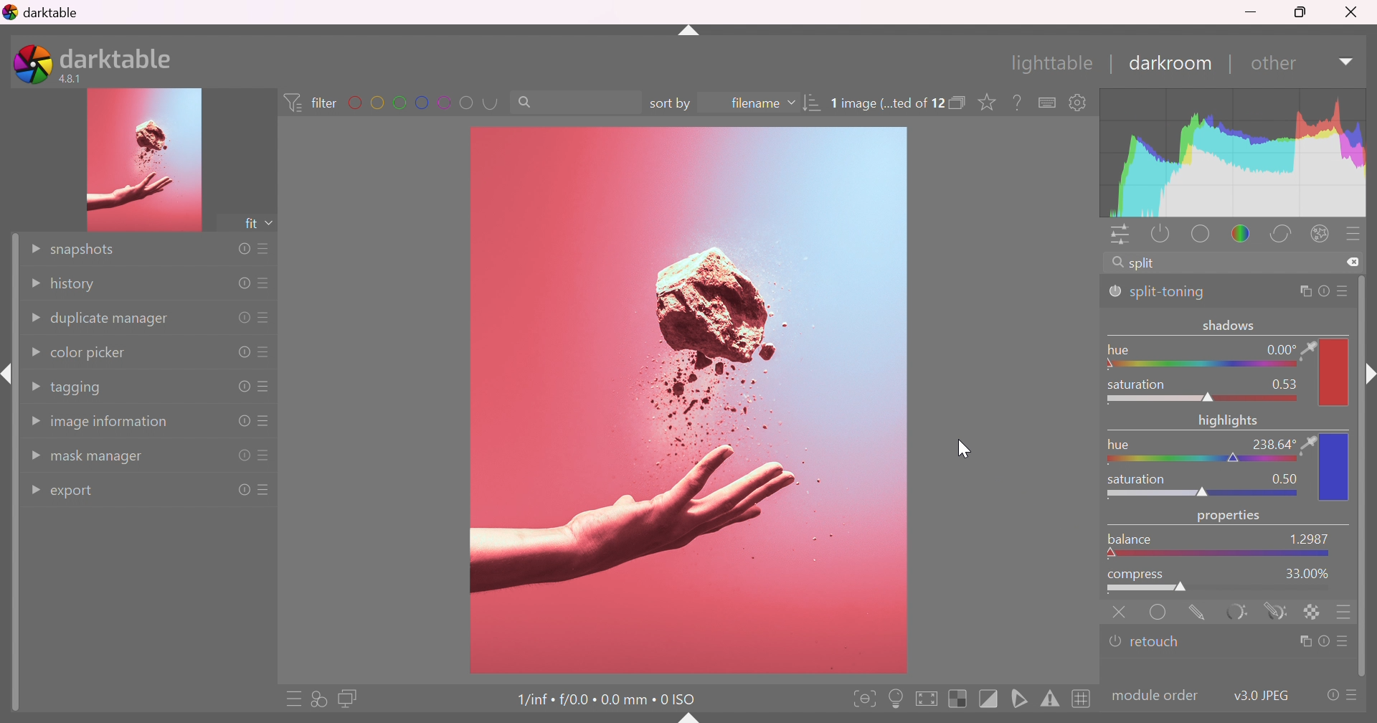  I want to click on color, so click(1335, 466).